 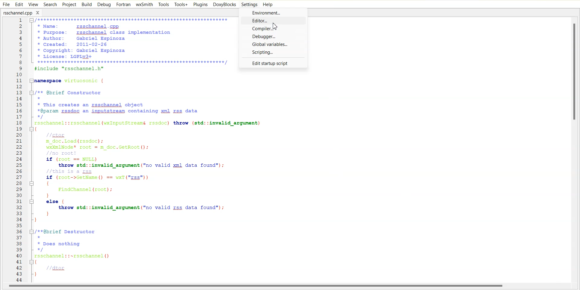 I want to click on Edit, so click(x=19, y=4).